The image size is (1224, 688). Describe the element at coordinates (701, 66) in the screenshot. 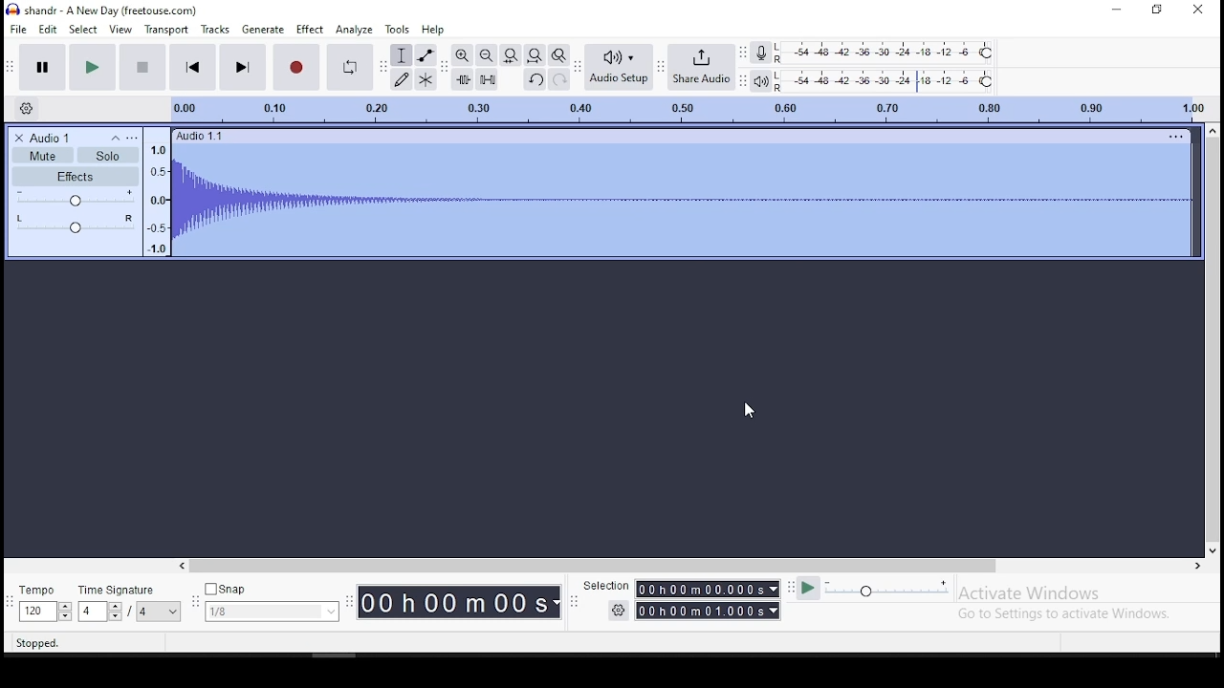

I see `share audio` at that location.